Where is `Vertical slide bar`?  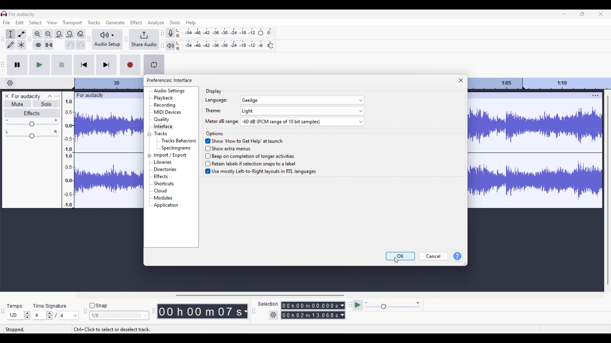
Vertical slide bar is located at coordinates (608, 190).